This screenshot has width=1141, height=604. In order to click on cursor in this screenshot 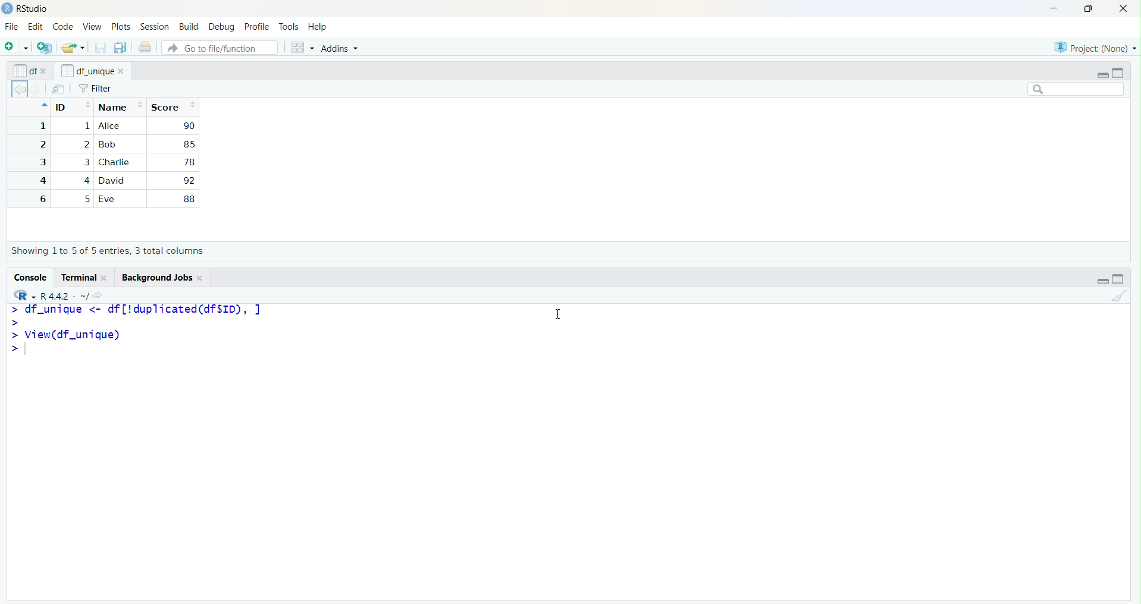, I will do `click(556, 315)`.